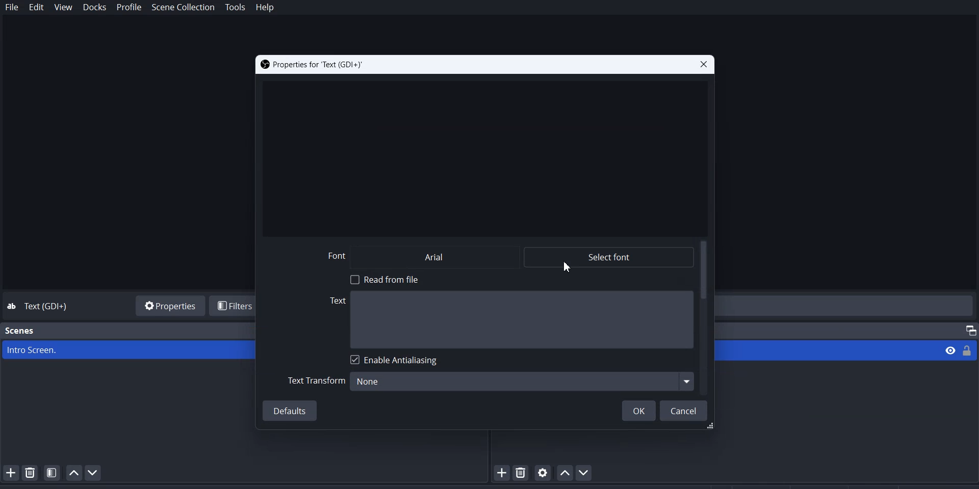  I want to click on Properties, so click(168, 305).